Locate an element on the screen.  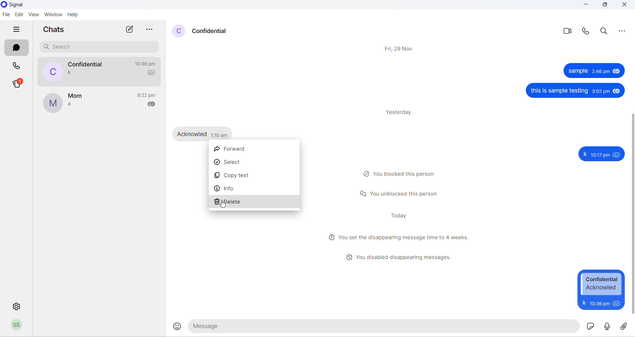
maximize is located at coordinates (604, 5).